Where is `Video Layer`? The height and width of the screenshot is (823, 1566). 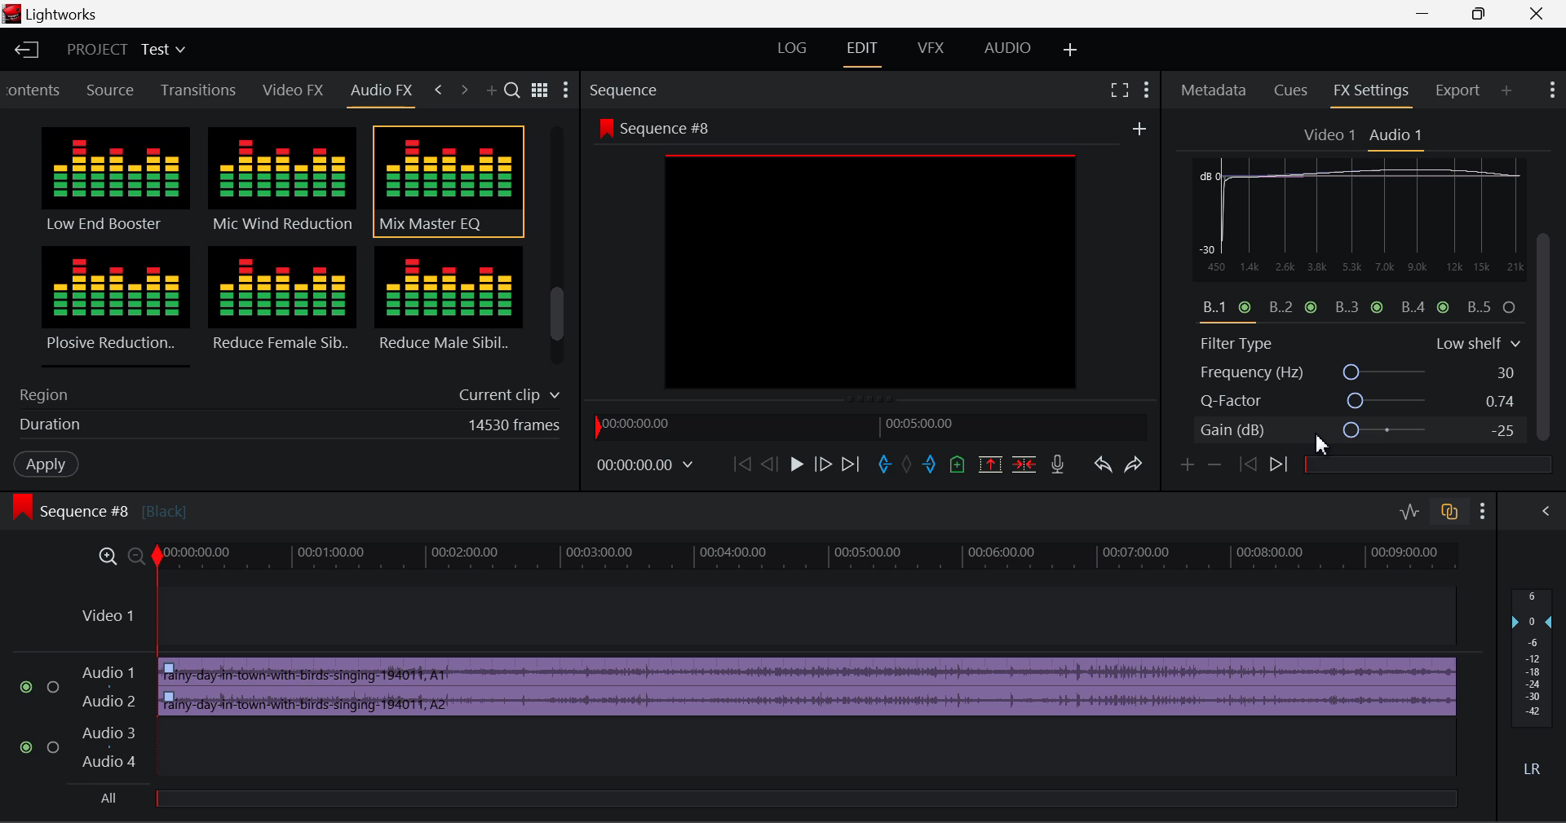 Video Layer is located at coordinates (763, 618).